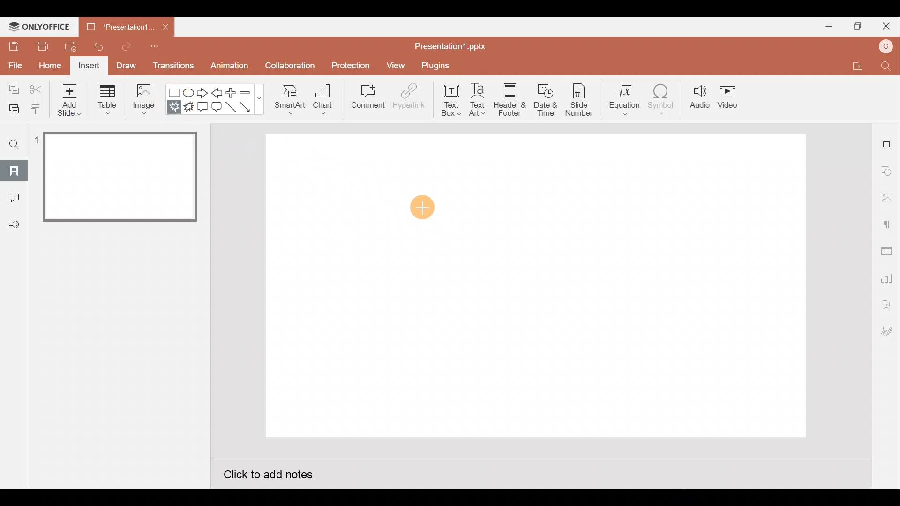  What do you see at coordinates (157, 47) in the screenshot?
I see `Customize quick access toolbar` at bounding box center [157, 47].